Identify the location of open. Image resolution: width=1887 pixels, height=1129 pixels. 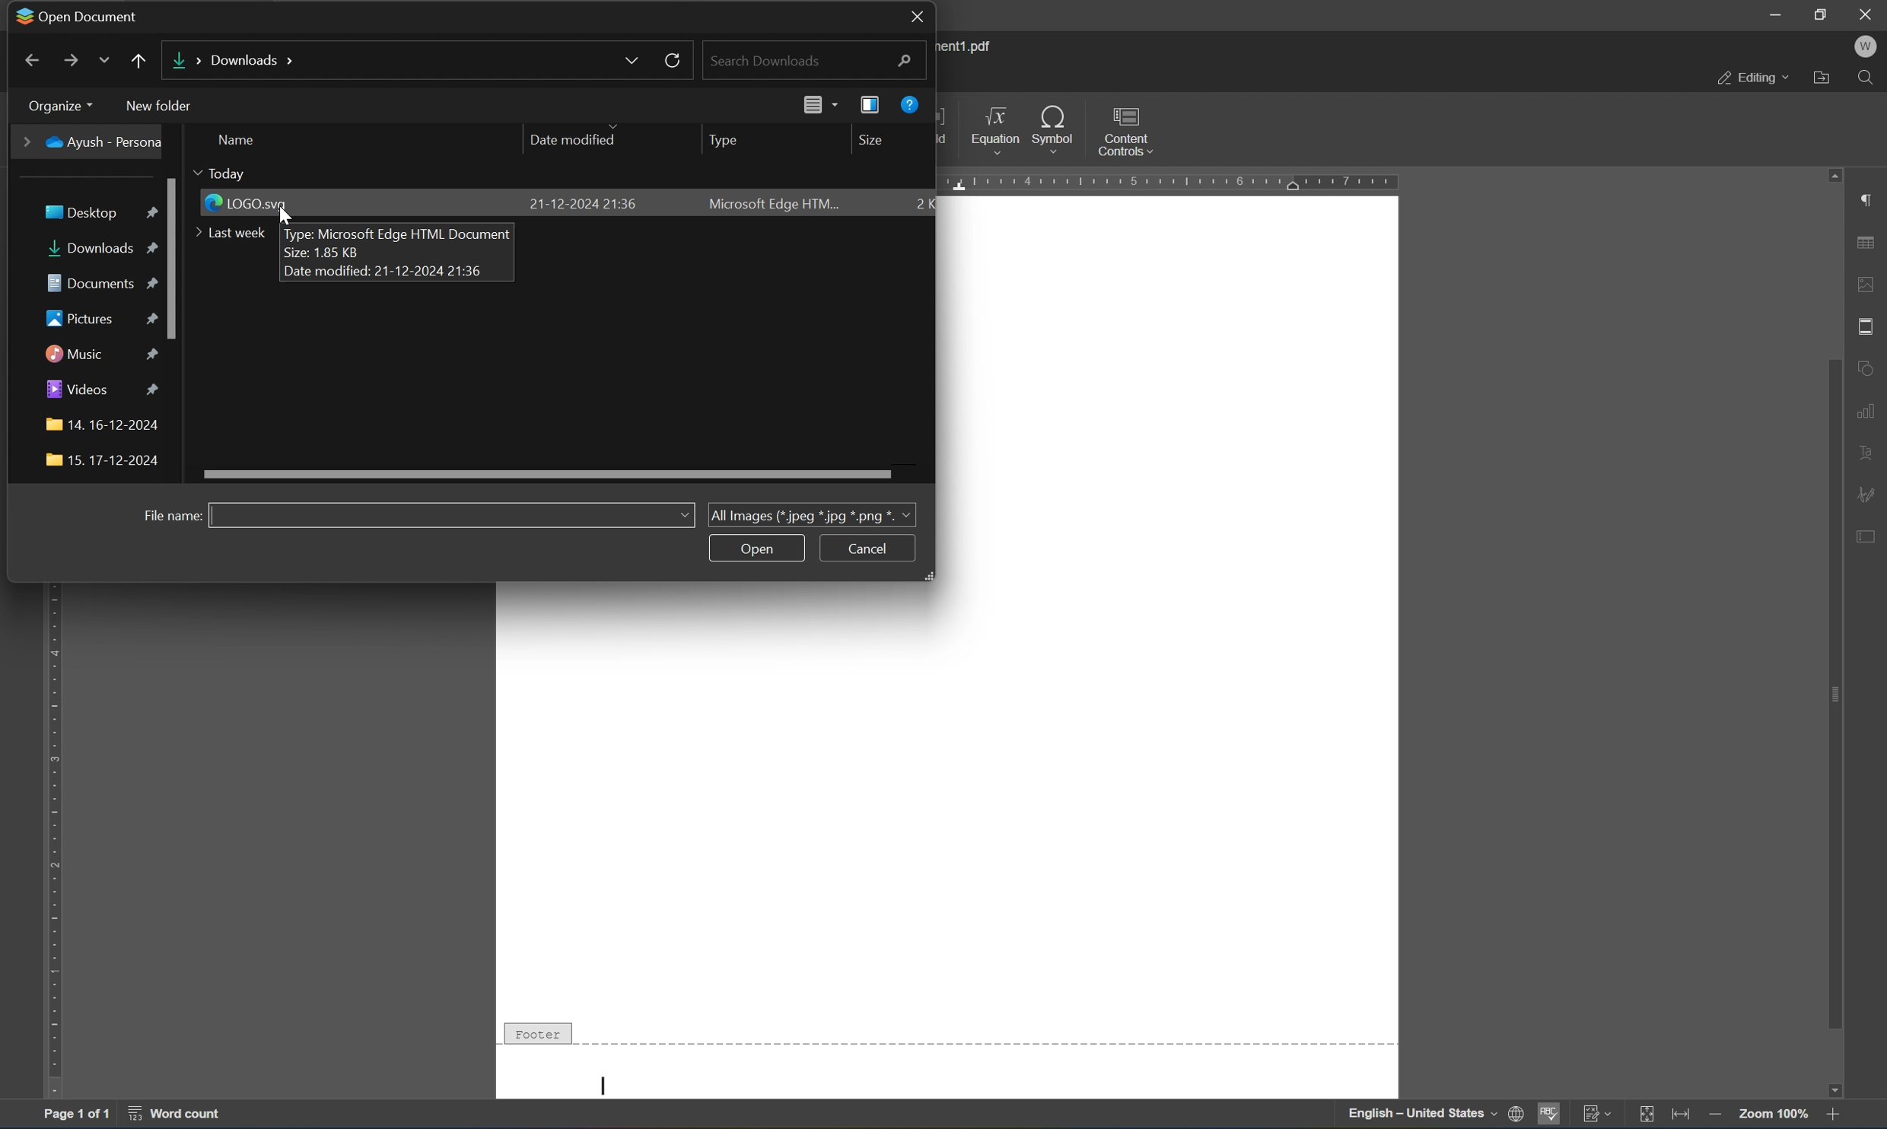
(755, 549).